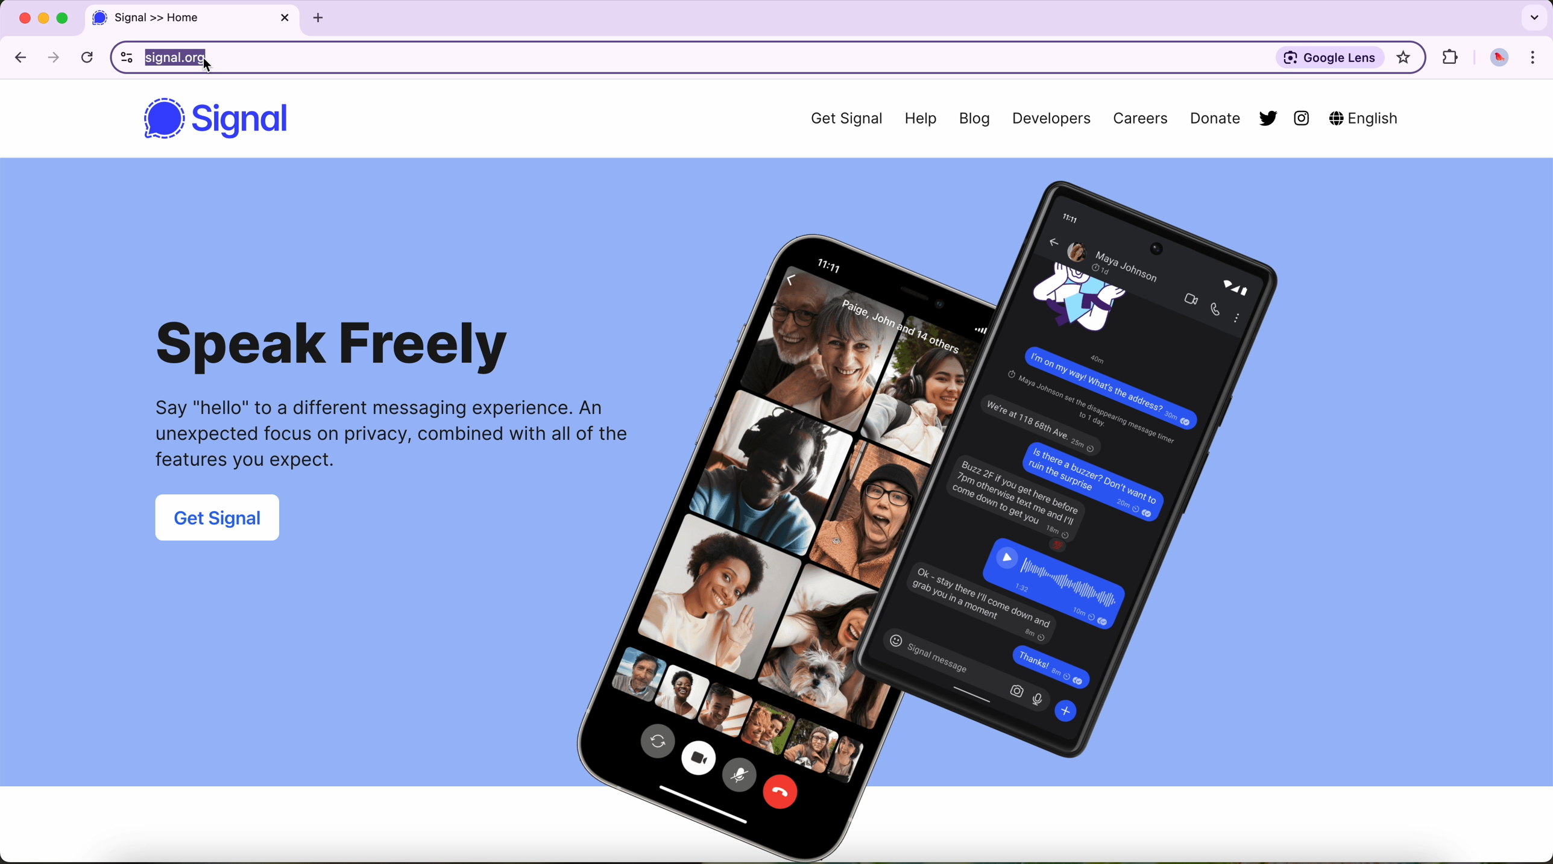 The image size is (1553, 864). What do you see at coordinates (1051, 120) in the screenshot?
I see `Developers` at bounding box center [1051, 120].